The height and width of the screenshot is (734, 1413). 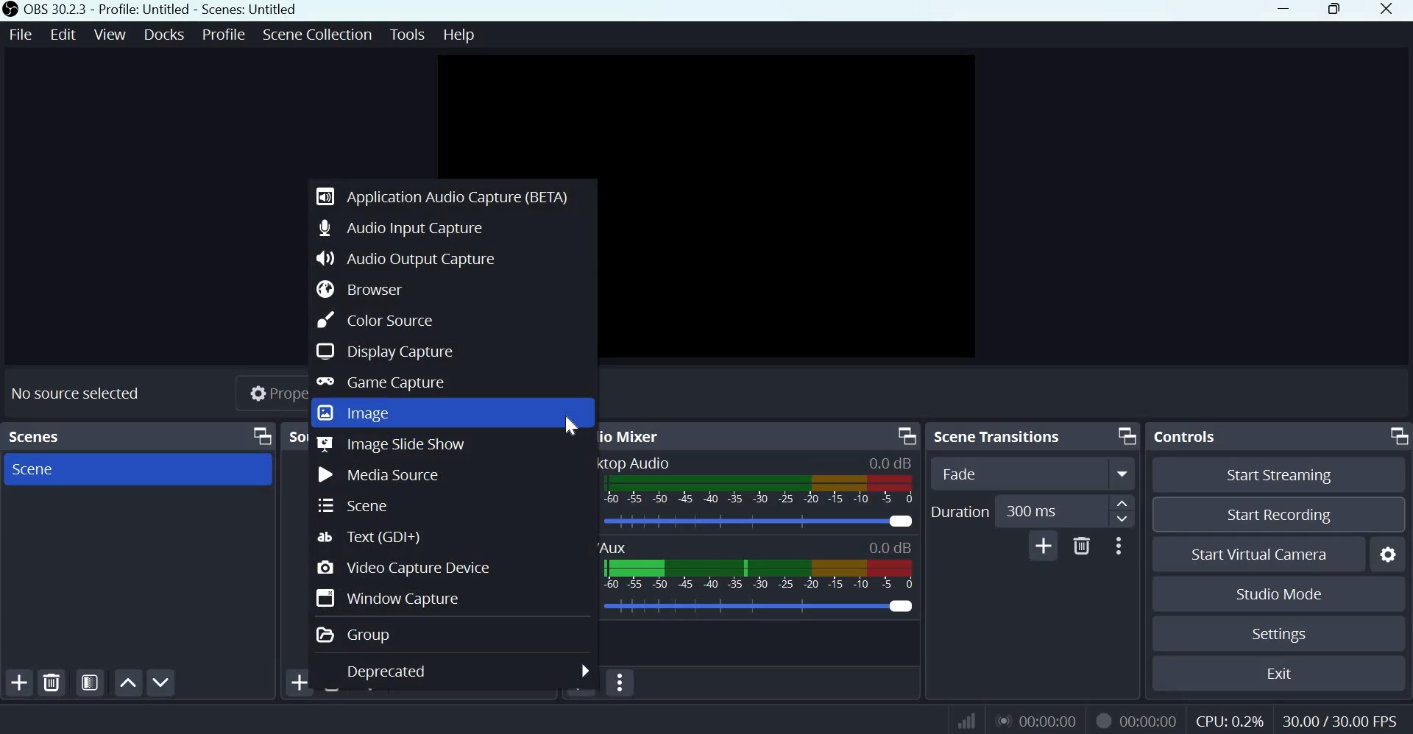 I want to click on Studio mode, so click(x=1280, y=593).